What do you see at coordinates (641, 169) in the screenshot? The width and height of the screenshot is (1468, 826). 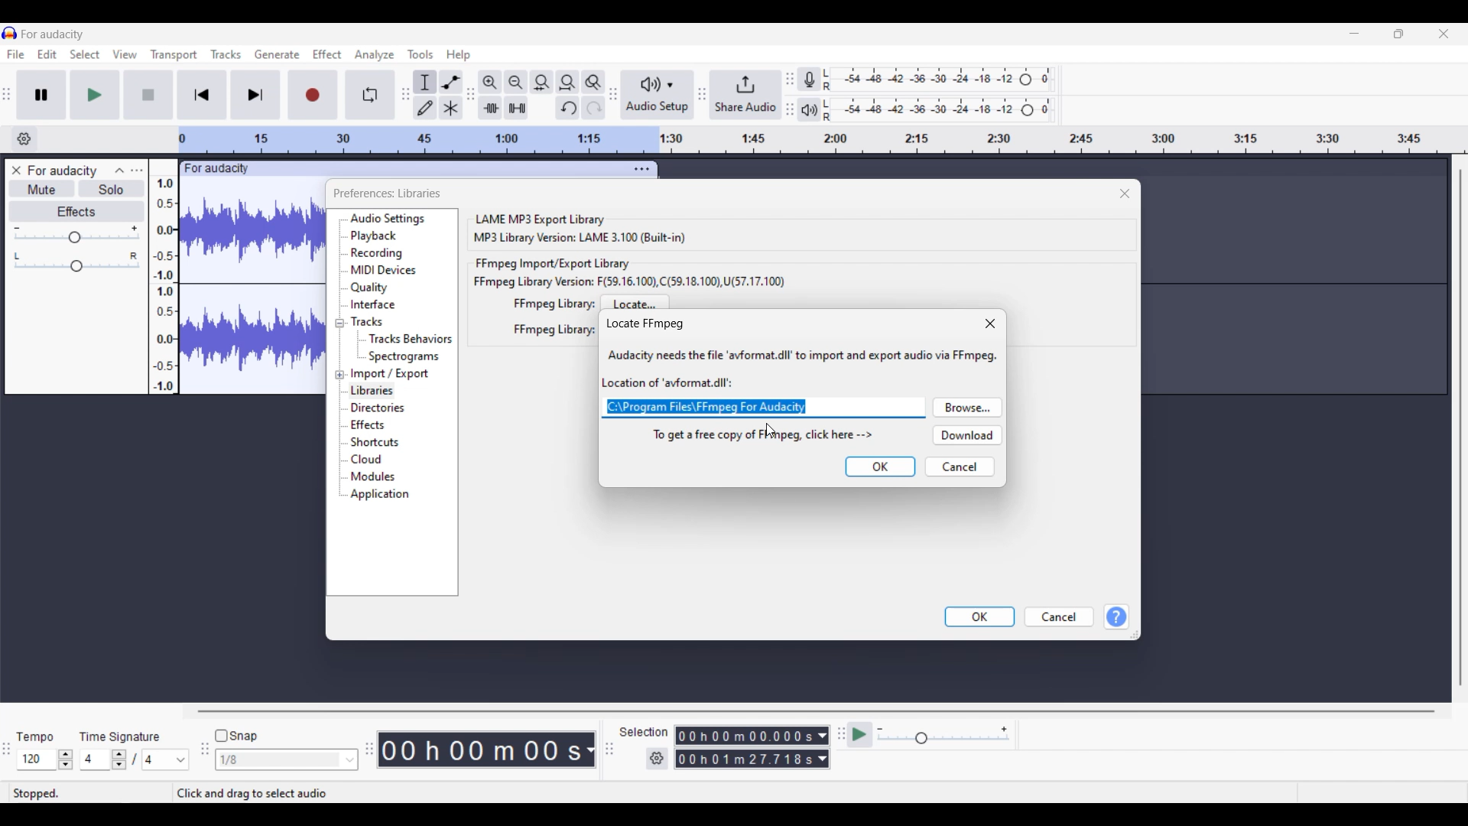 I see `Track settings` at bounding box center [641, 169].